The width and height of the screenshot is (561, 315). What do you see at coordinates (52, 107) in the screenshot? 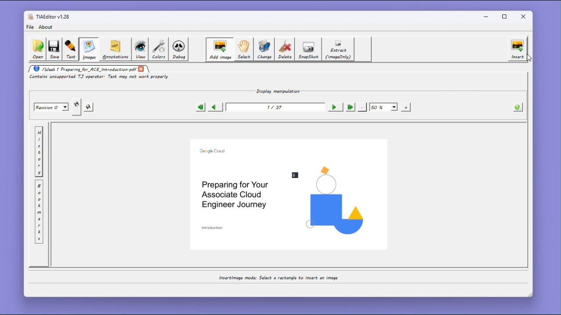
I see `Revision 0` at bounding box center [52, 107].